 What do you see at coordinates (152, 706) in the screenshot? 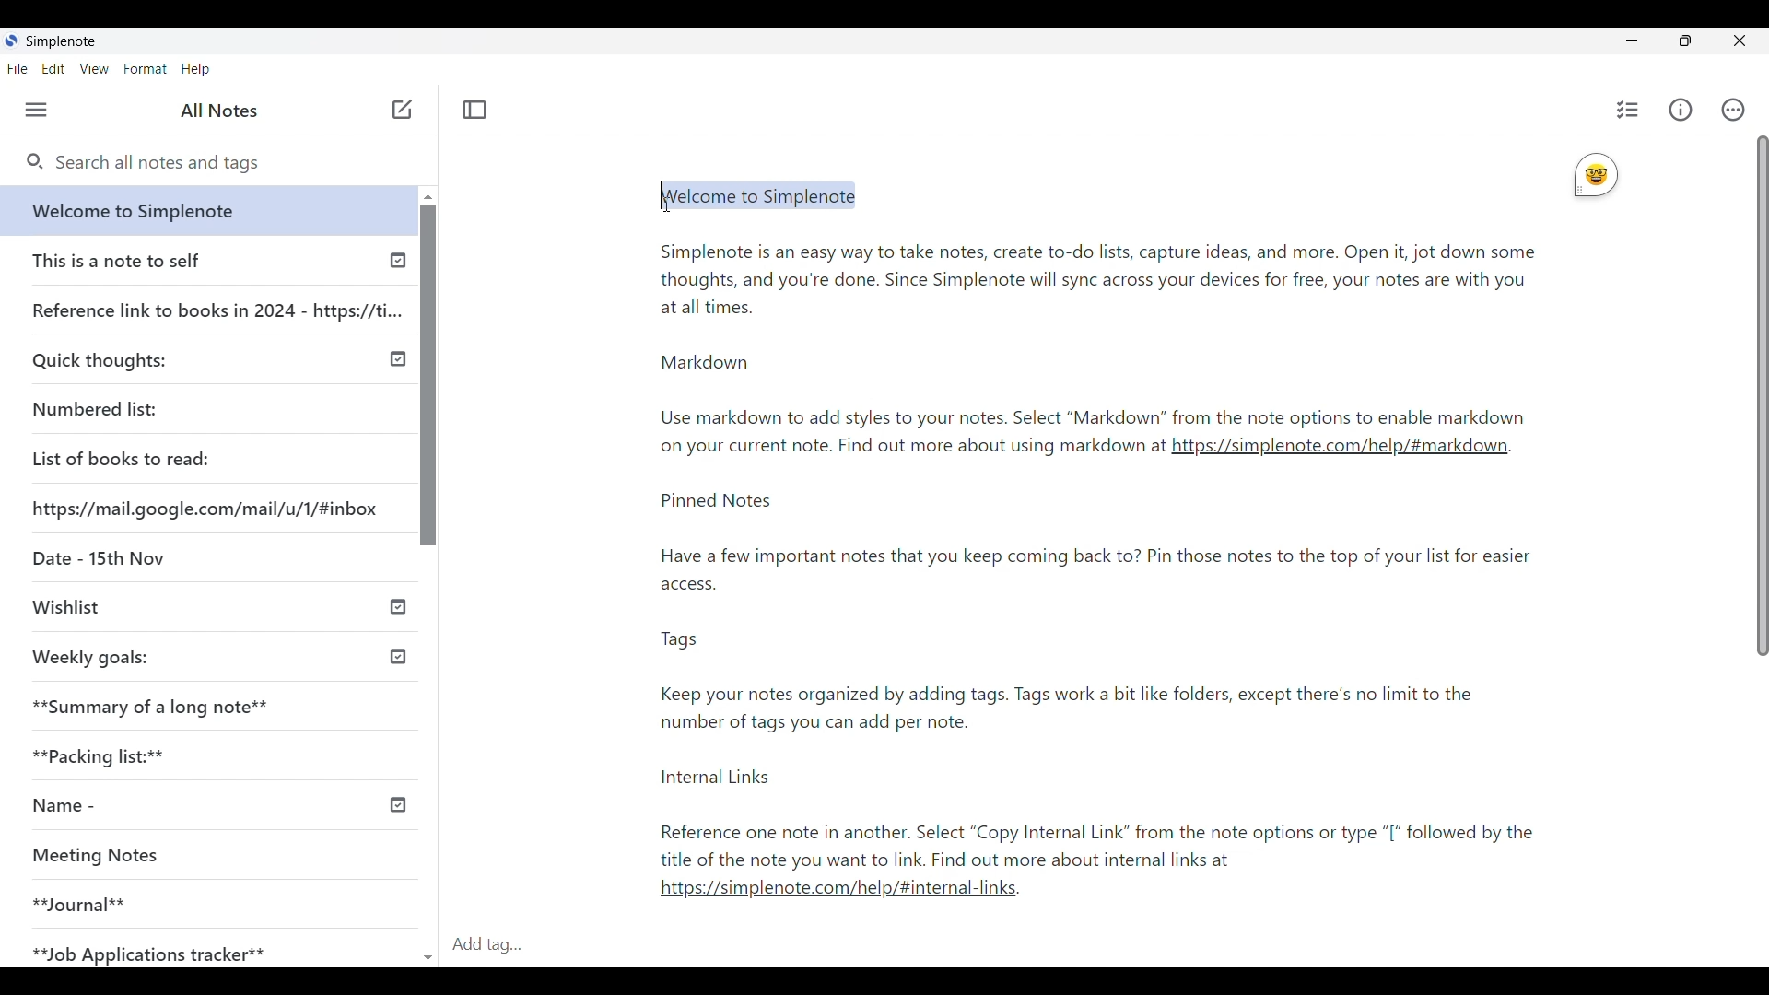
I see `Summary of a long note` at bounding box center [152, 706].